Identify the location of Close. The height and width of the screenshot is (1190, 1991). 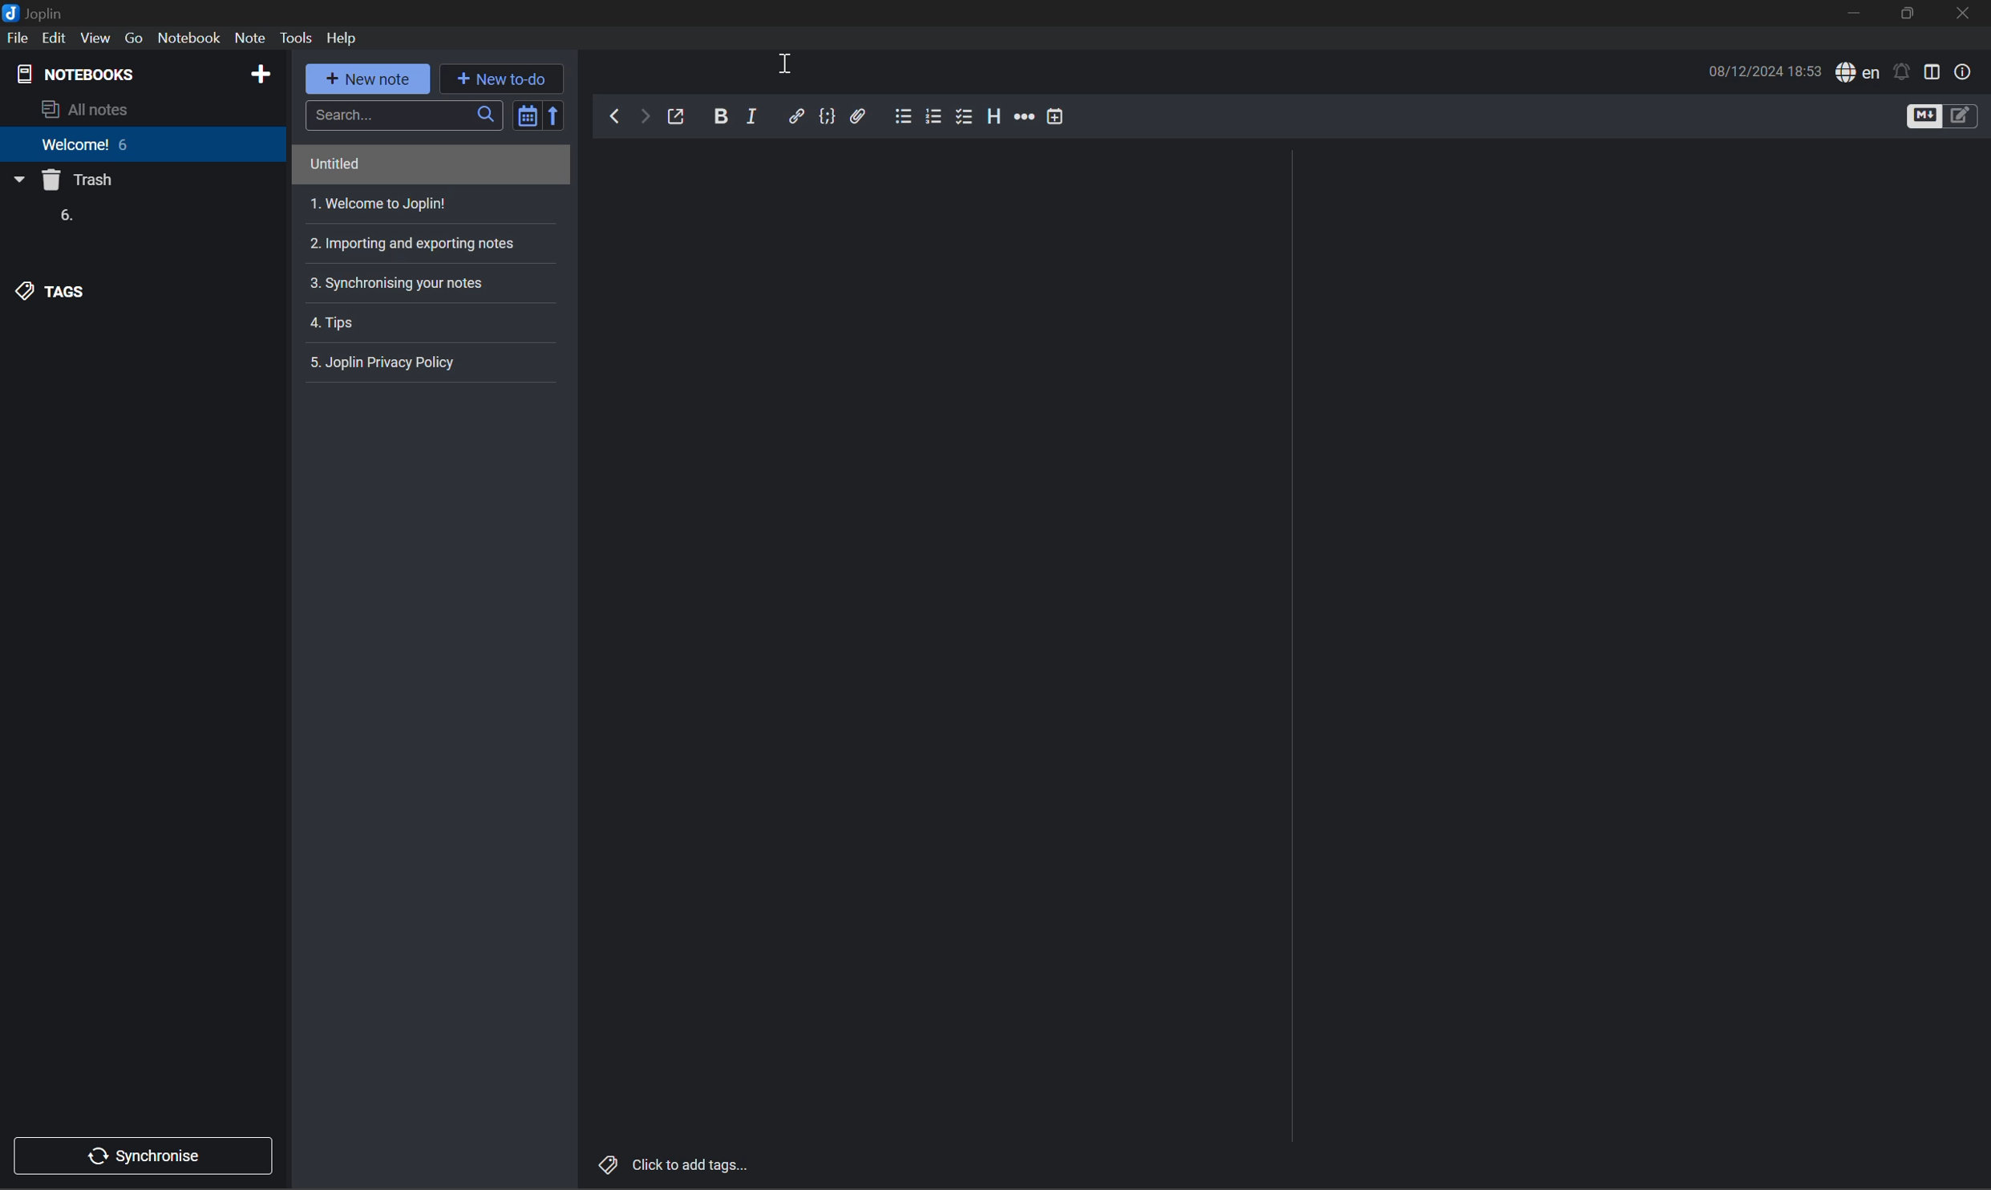
(1965, 15).